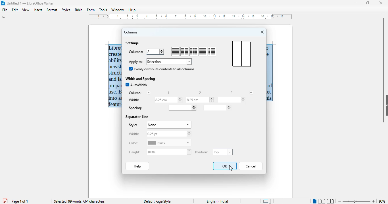  Describe the element at coordinates (149, 93) in the screenshot. I see `back arrow` at that location.